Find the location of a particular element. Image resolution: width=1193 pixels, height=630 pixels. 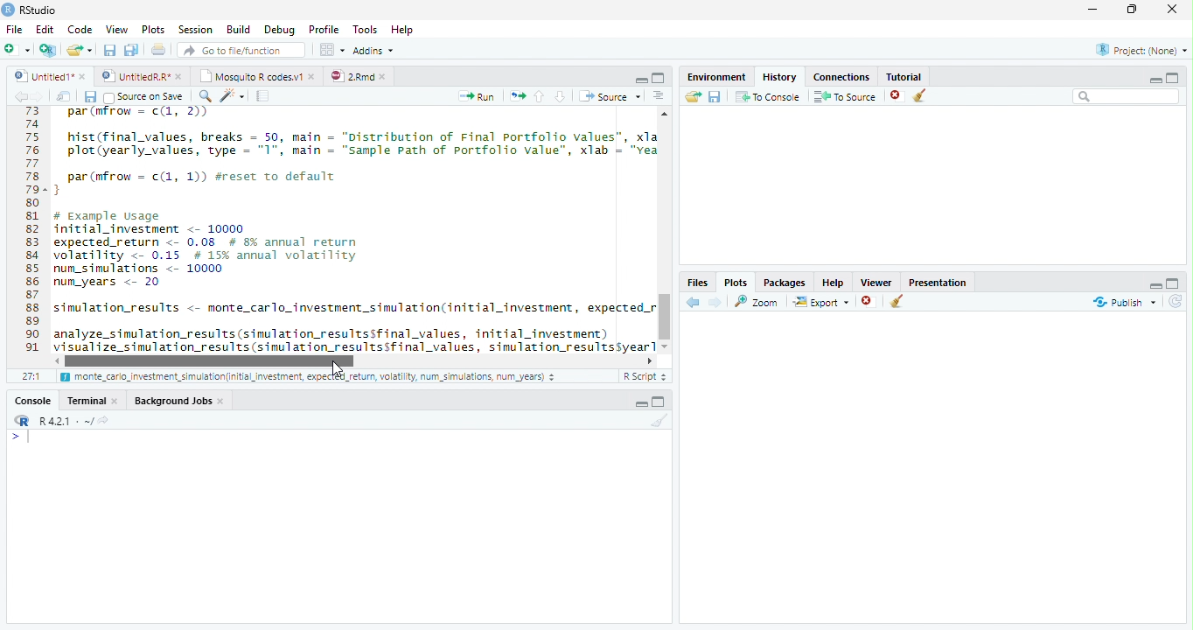

Mouse Cursor is located at coordinates (338, 371).